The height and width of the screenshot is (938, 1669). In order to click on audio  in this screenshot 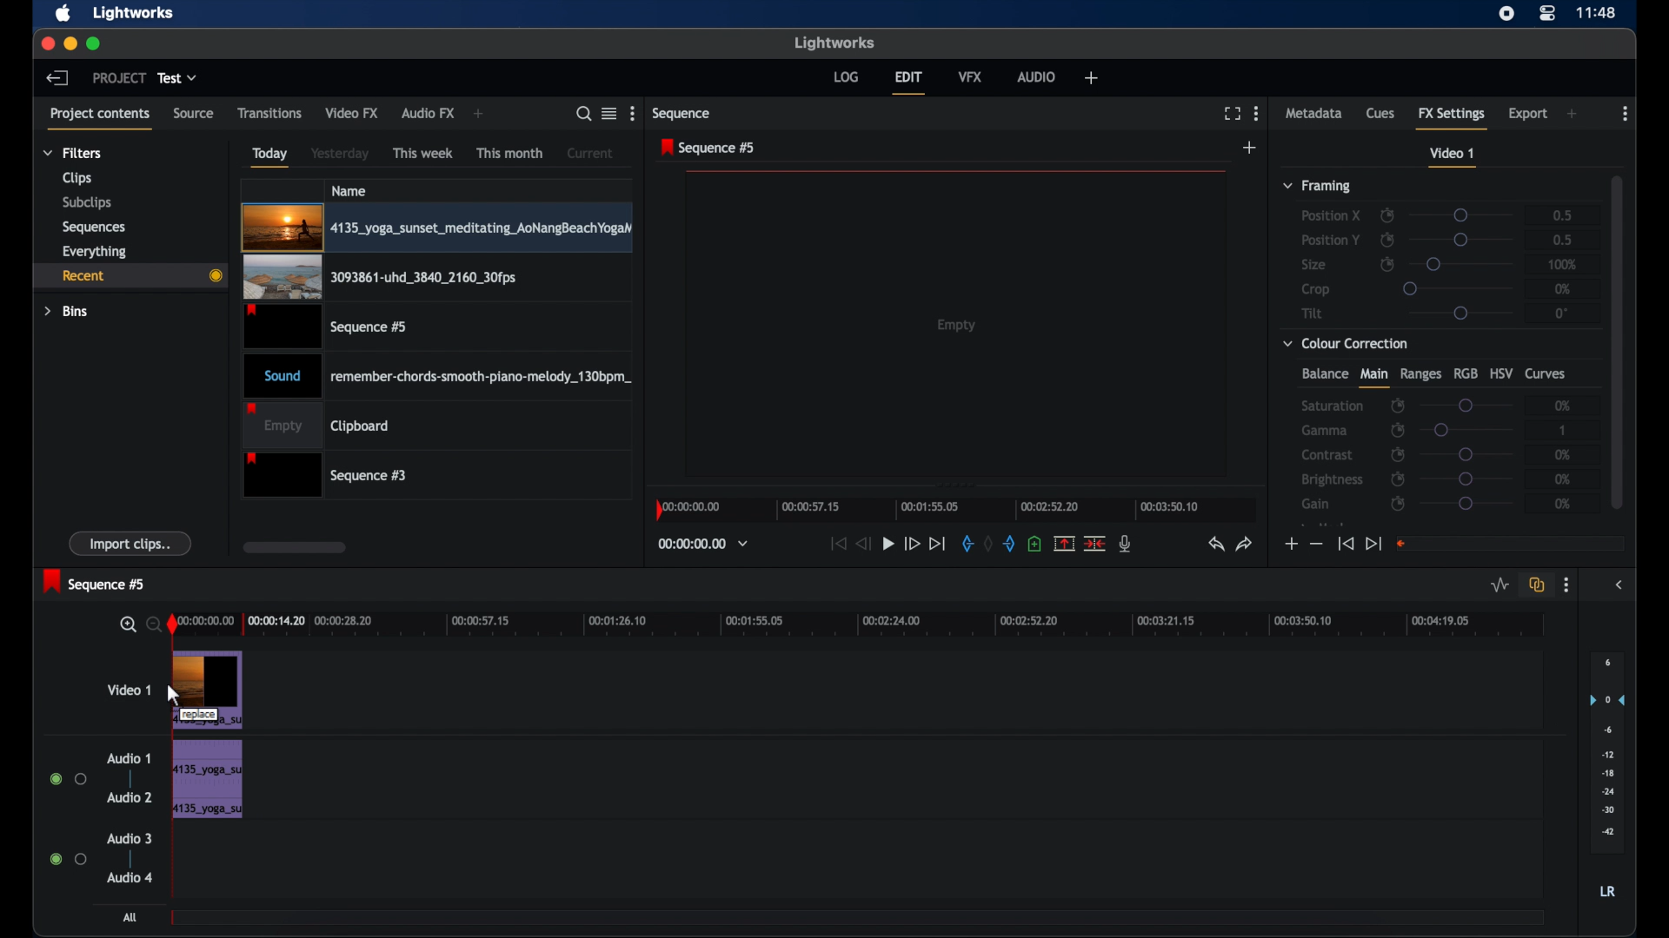, I will do `click(209, 779)`.